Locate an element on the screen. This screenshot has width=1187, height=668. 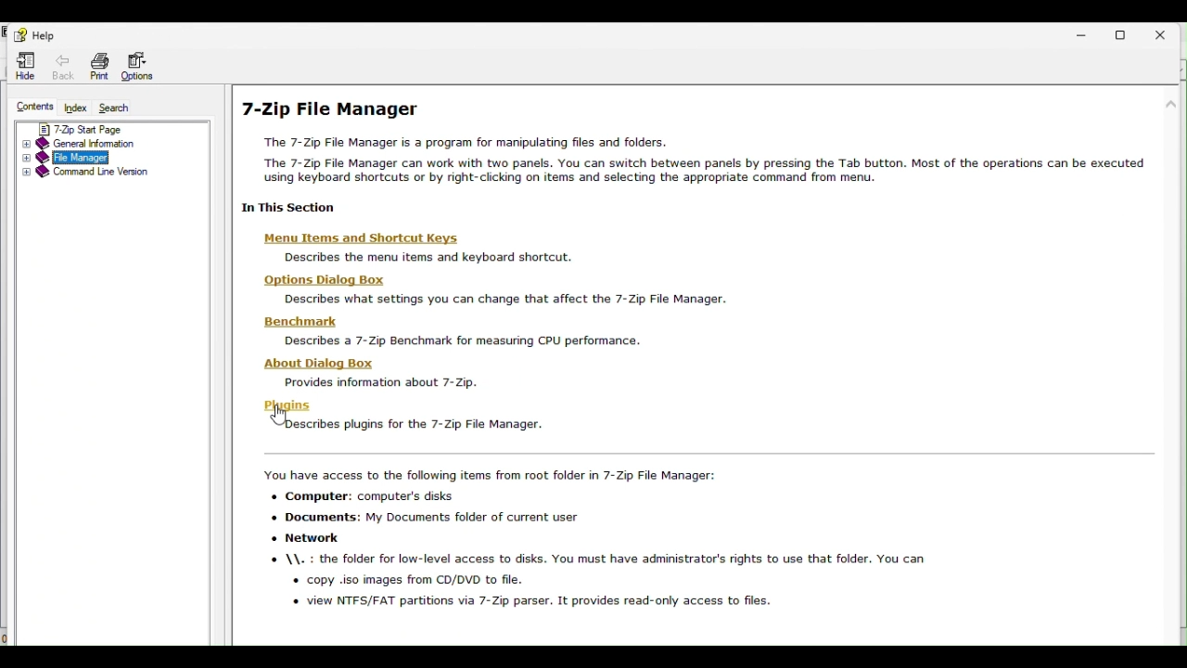
Provides mformation about 7-Zip. is located at coordinates (381, 383).